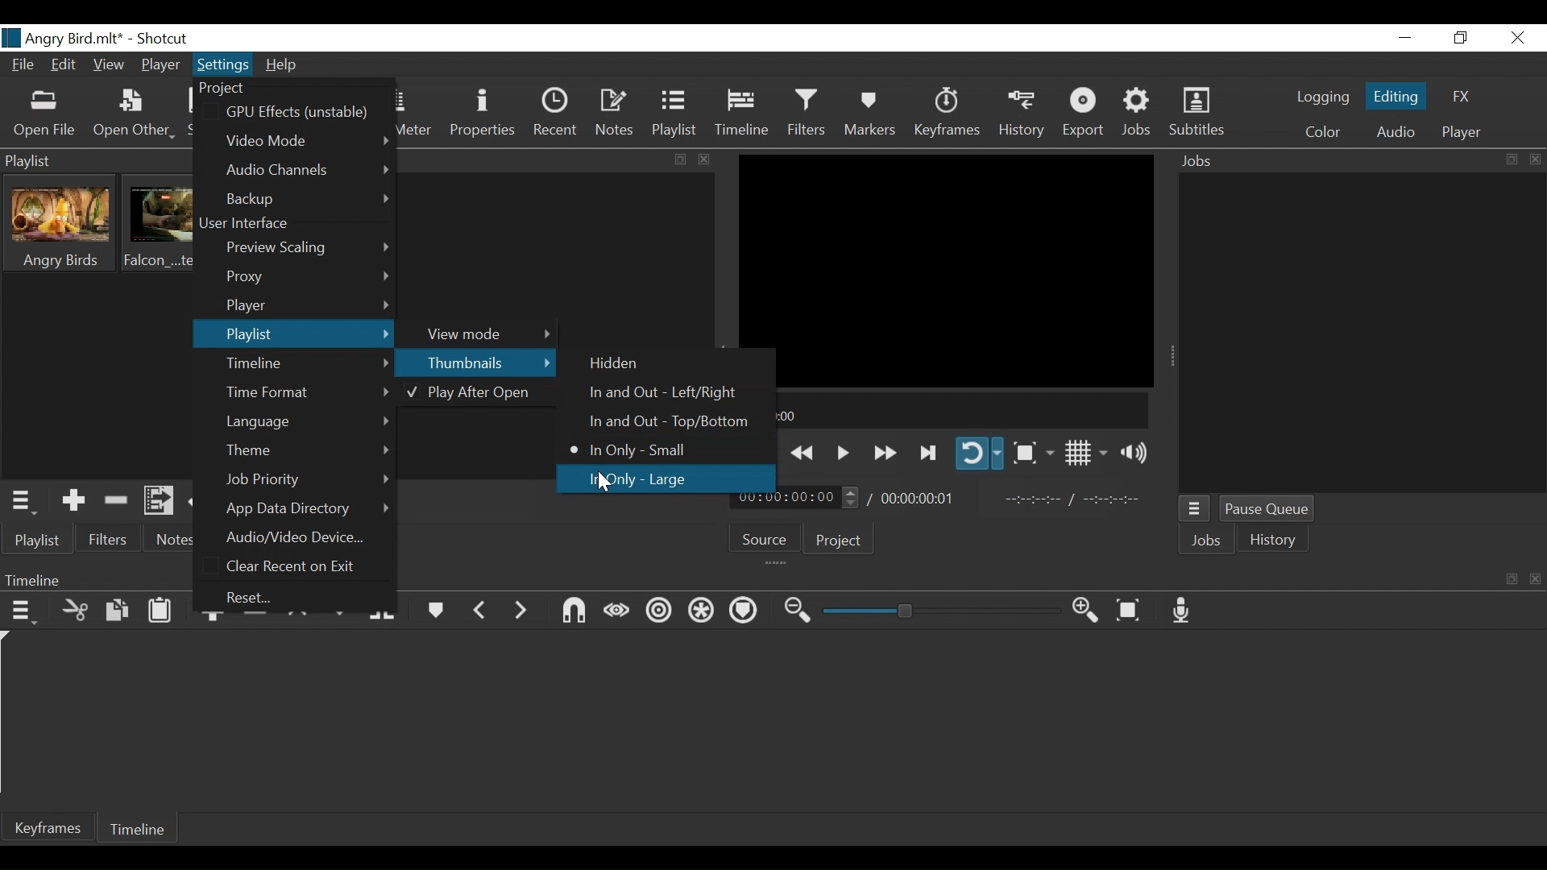  Describe the element at coordinates (241, 88) in the screenshot. I see `Project` at that location.